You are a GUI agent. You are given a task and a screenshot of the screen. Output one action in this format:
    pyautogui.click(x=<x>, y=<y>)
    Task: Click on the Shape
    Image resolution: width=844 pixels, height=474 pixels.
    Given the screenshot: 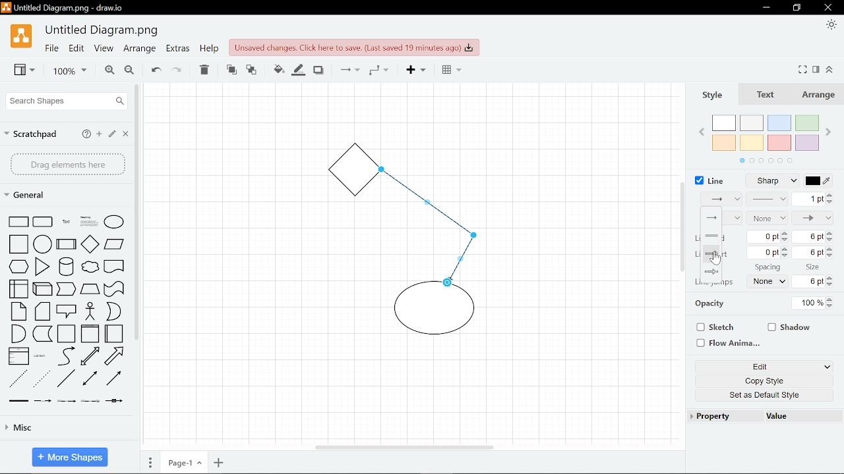 What is the action you would take?
    pyautogui.click(x=16, y=221)
    